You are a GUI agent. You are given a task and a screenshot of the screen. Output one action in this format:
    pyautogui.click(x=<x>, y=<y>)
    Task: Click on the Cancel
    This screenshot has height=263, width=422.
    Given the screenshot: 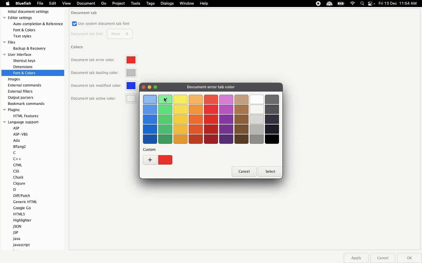 What is the action you would take?
    pyautogui.click(x=382, y=258)
    